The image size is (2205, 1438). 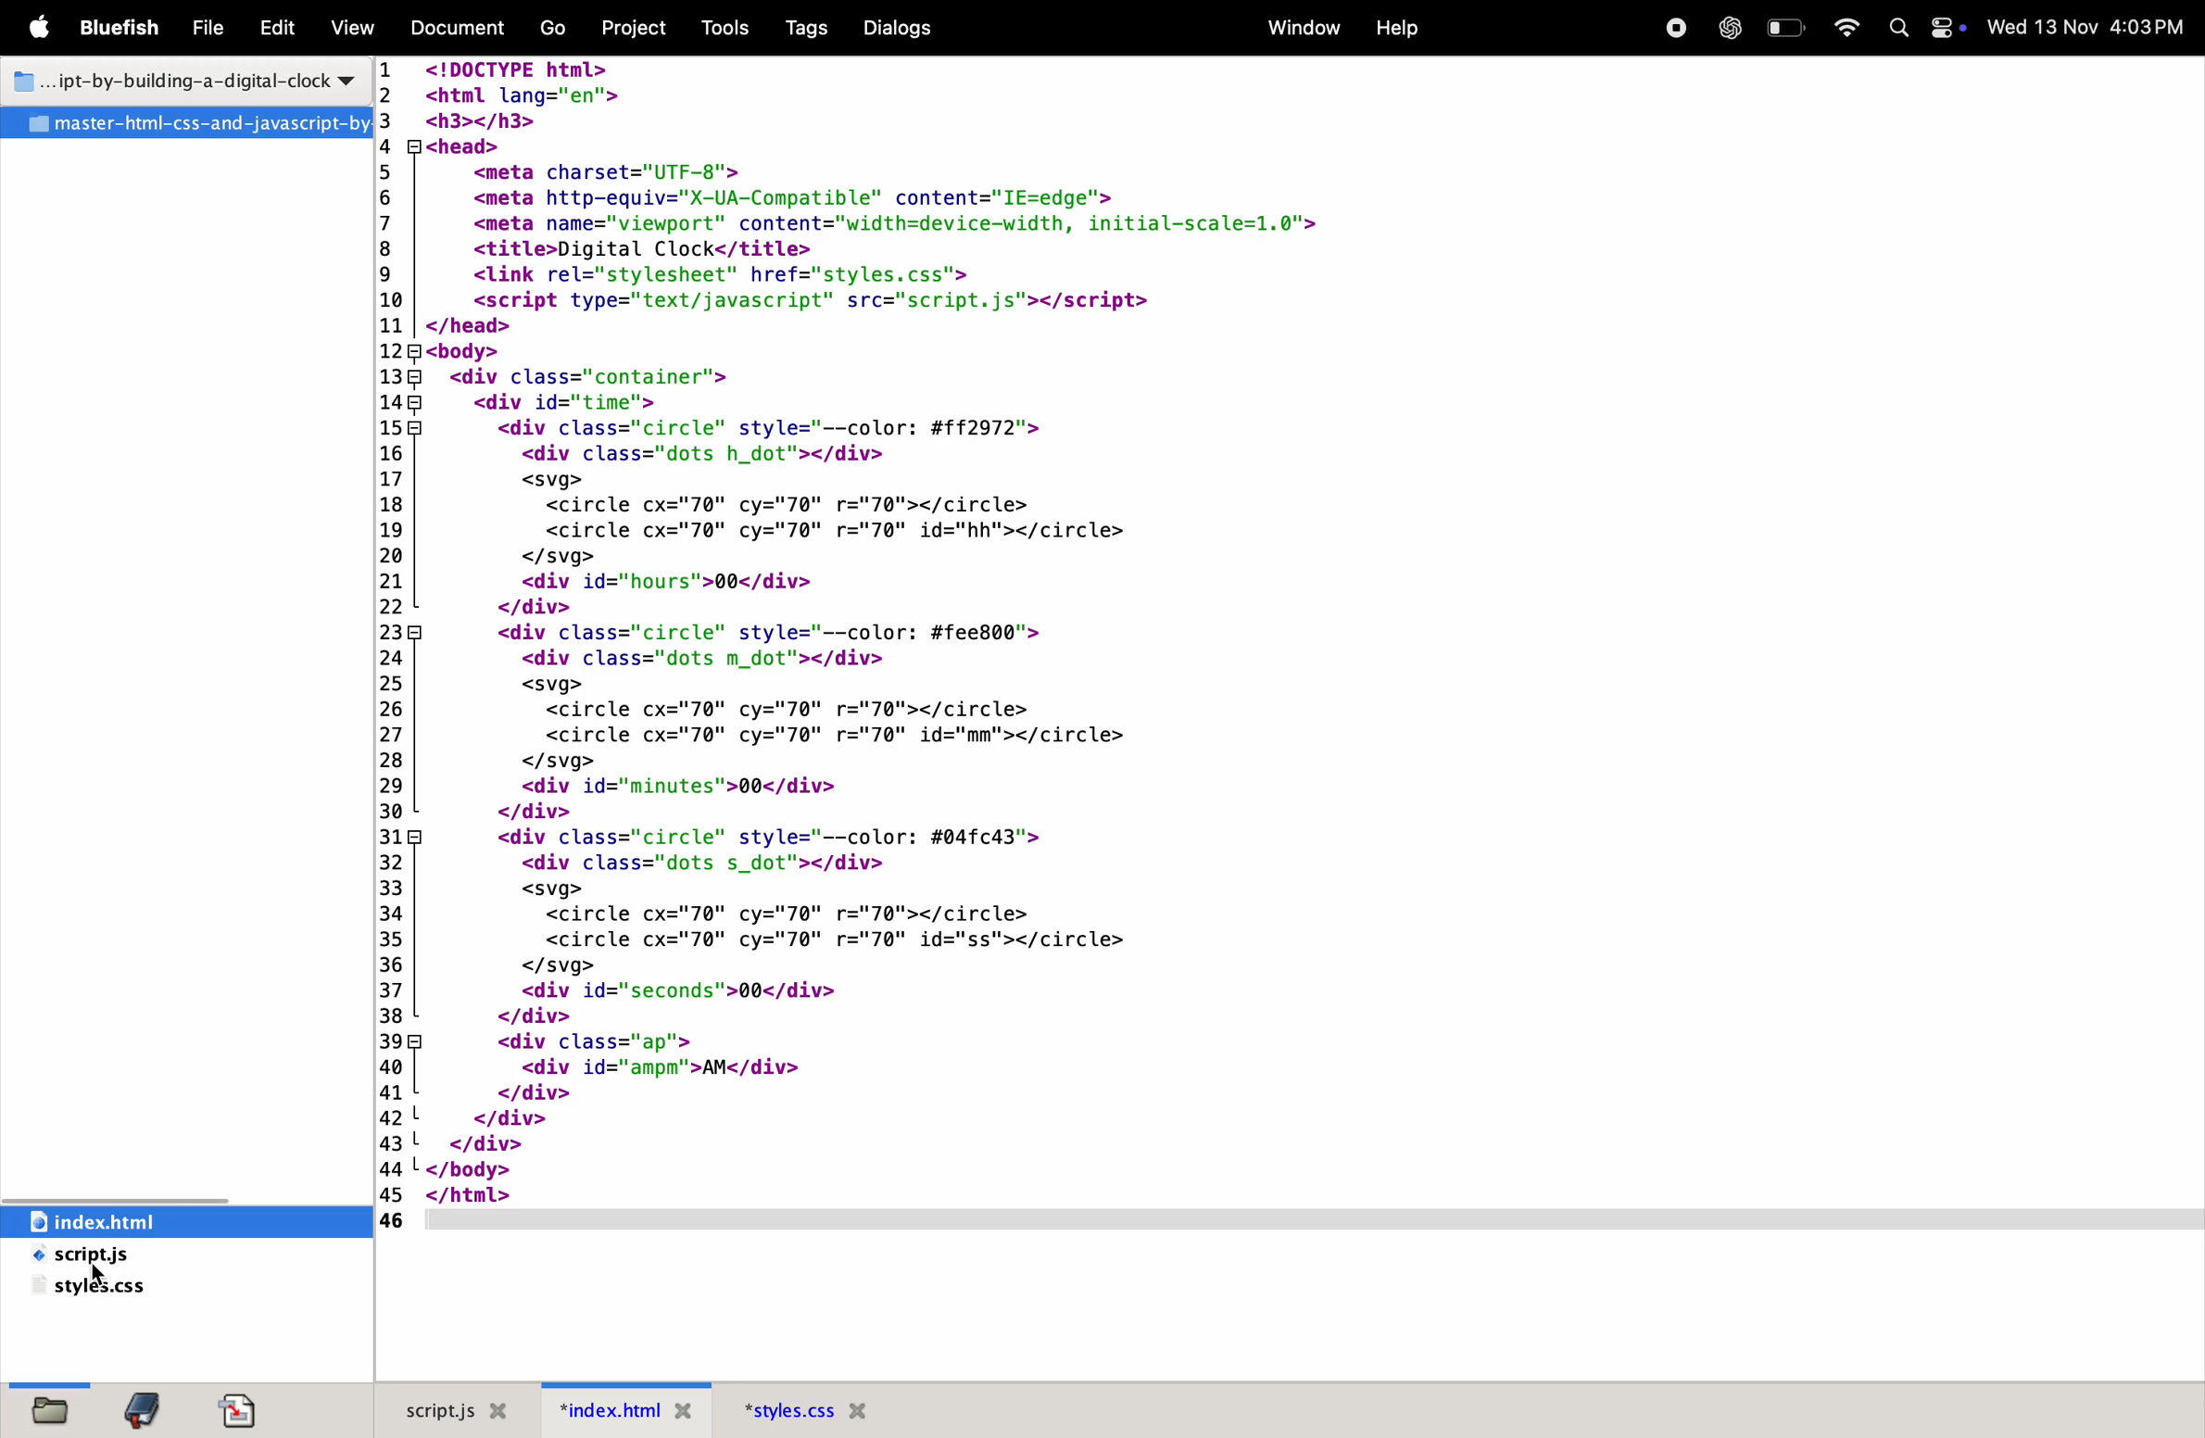 What do you see at coordinates (347, 29) in the screenshot?
I see `view` at bounding box center [347, 29].